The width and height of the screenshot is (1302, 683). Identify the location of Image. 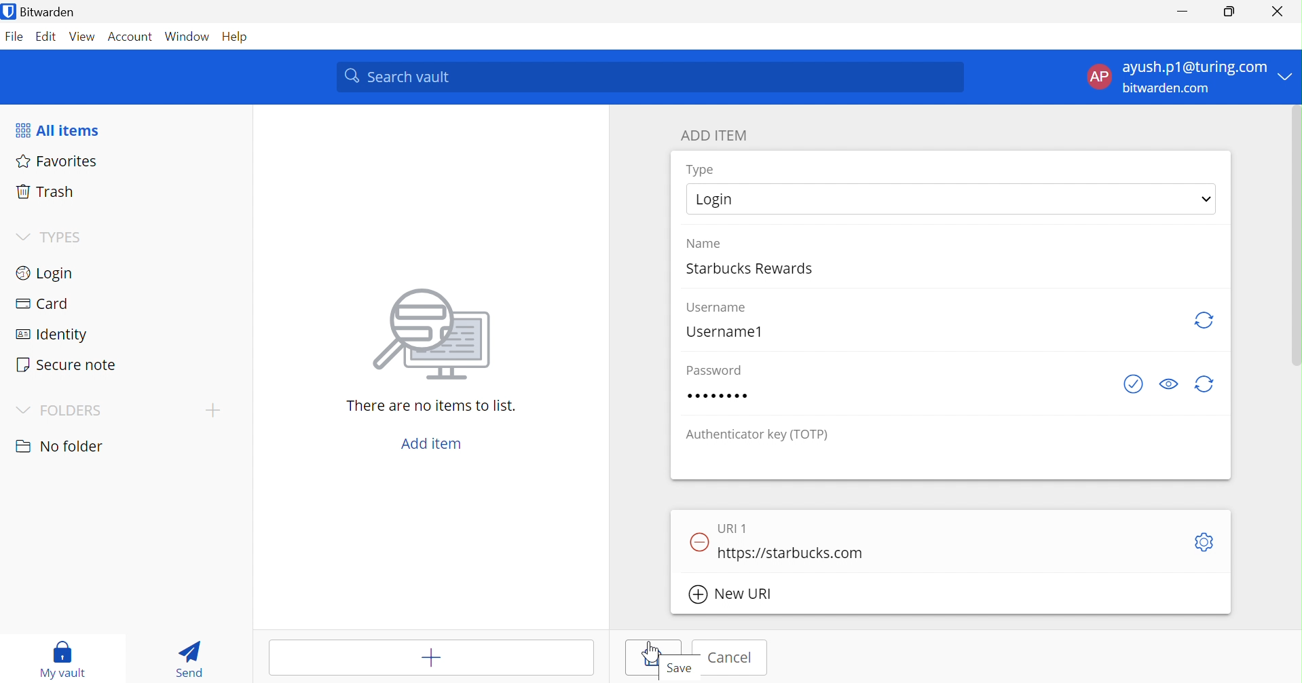
(435, 336).